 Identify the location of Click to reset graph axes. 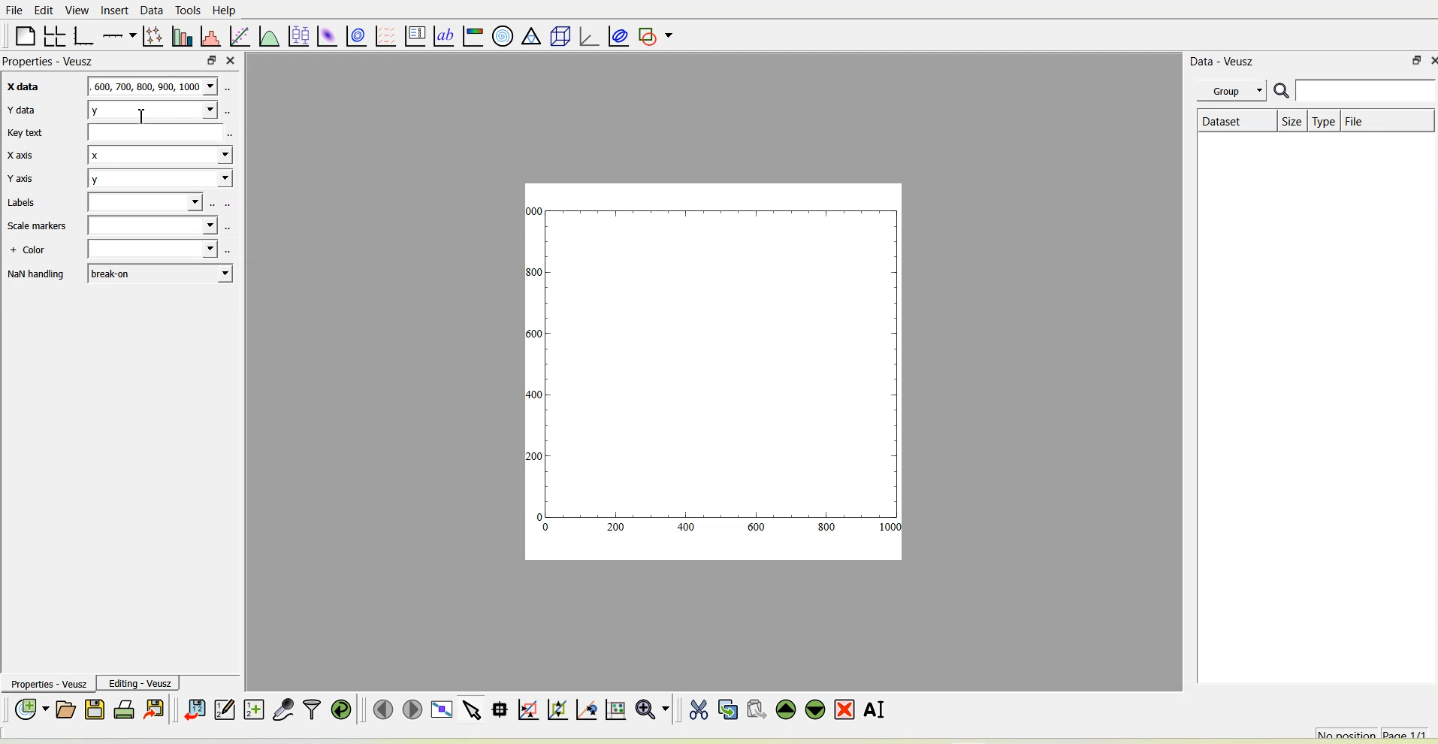
(615, 709).